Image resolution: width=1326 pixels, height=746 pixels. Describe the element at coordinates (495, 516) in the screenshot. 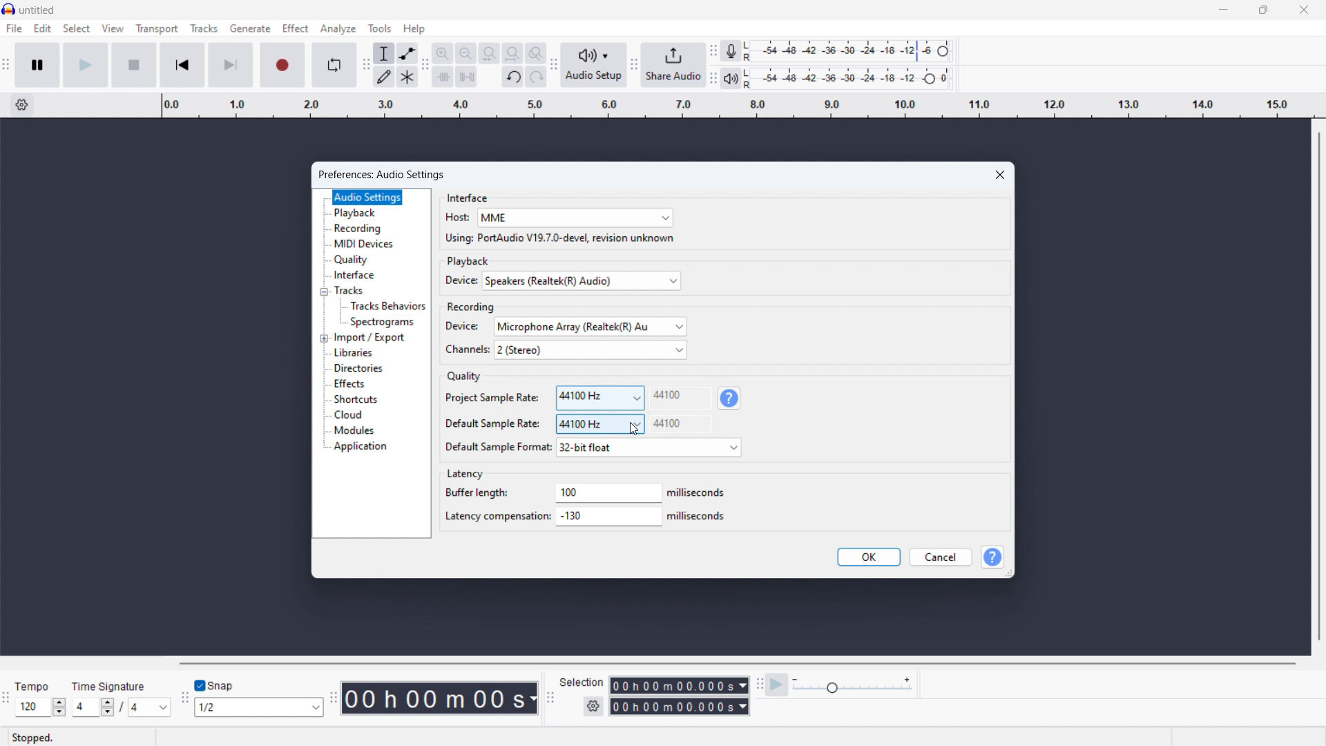

I see `Latency compensation` at that location.